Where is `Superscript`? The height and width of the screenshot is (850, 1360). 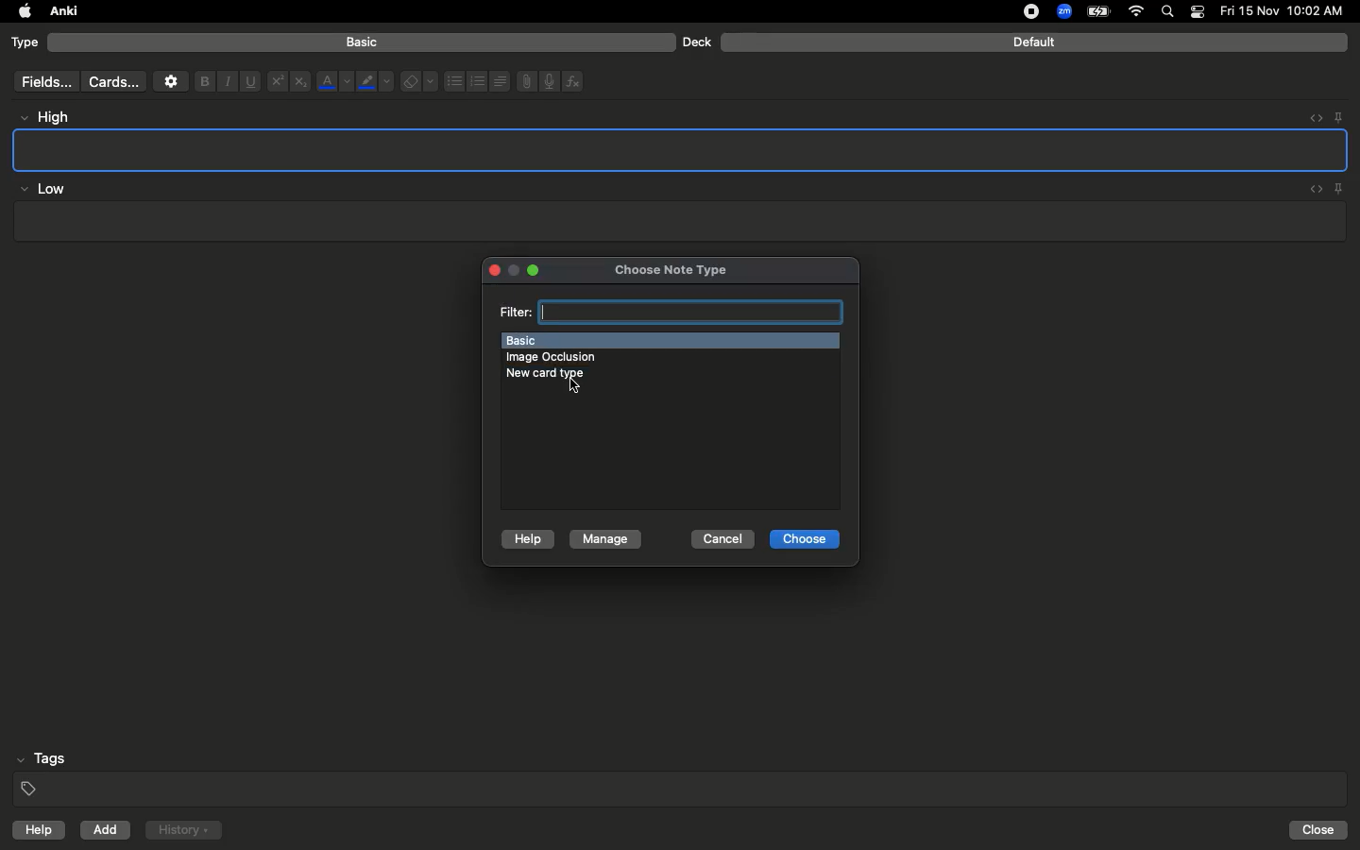
Superscript is located at coordinates (276, 82).